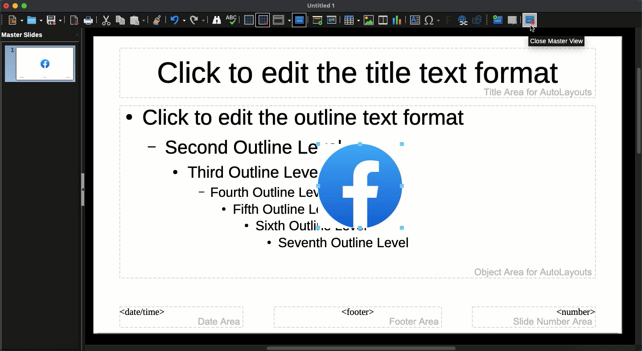 This screenshot has height=351, width=642. Describe the element at coordinates (319, 5) in the screenshot. I see `Name` at that location.